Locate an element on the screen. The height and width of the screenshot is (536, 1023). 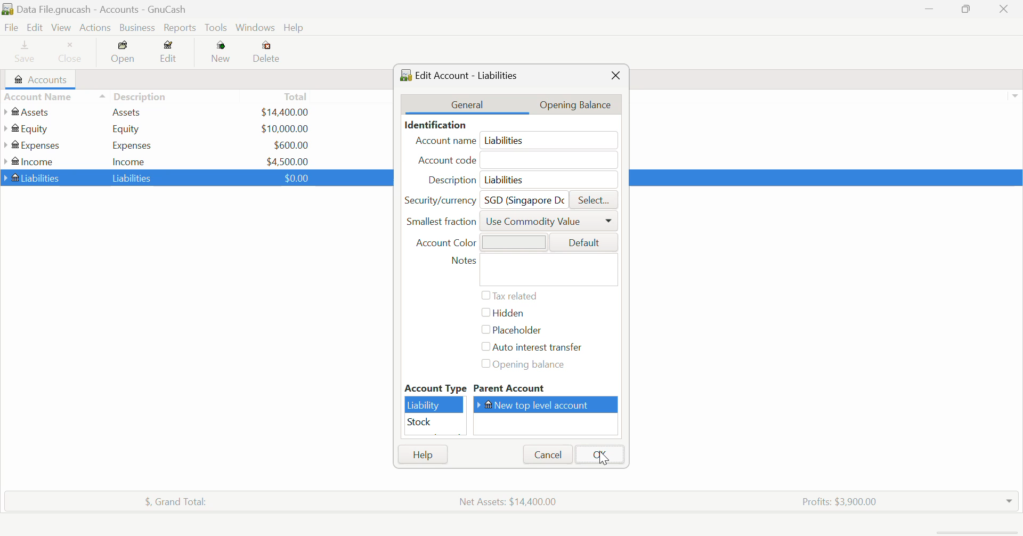
OK is located at coordinates (598, 454).